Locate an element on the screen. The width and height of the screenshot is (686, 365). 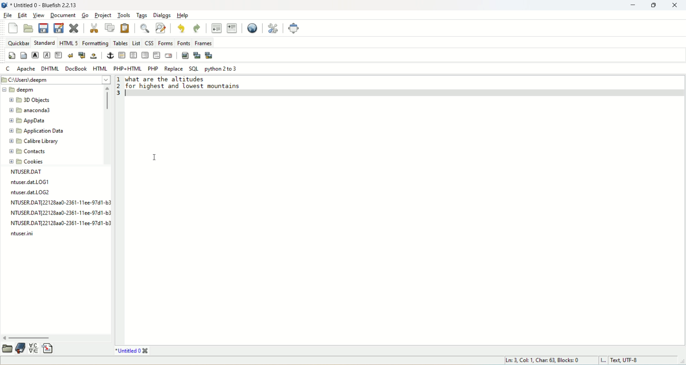
replace is located at coordinates (174, 69).